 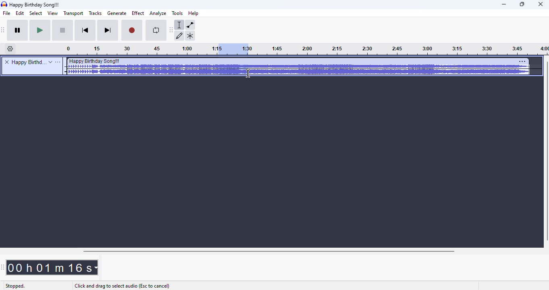 What do you see at coordinates (19, 31) in the screenshot?
I see `pause` at bounding box center [19, 31].